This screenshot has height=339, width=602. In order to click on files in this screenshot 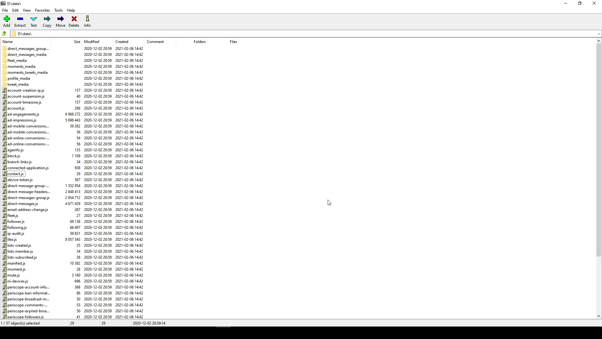, I will do `click(229, 41)`.